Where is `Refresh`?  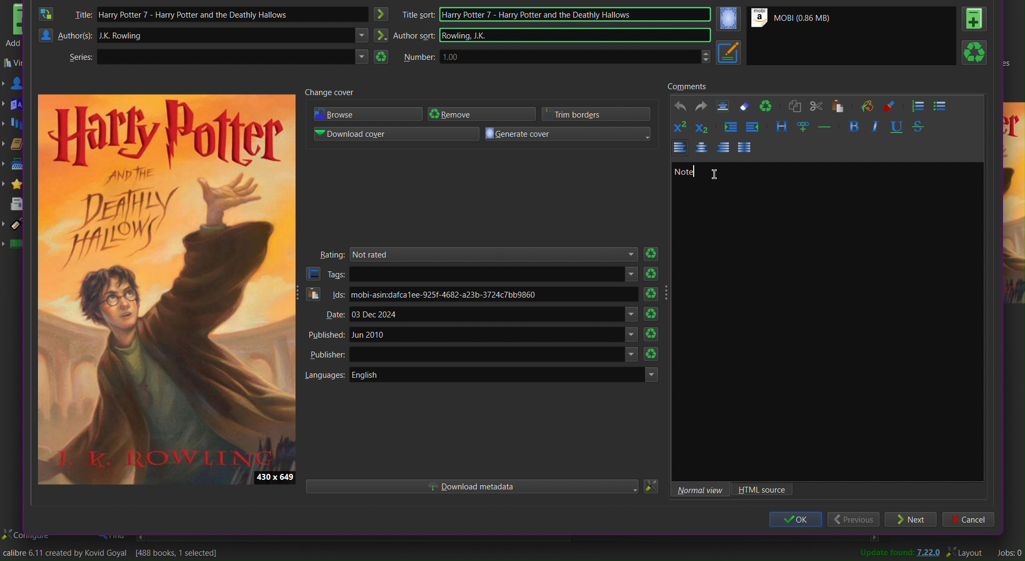
Refresh is located at coordinates (652, 355).